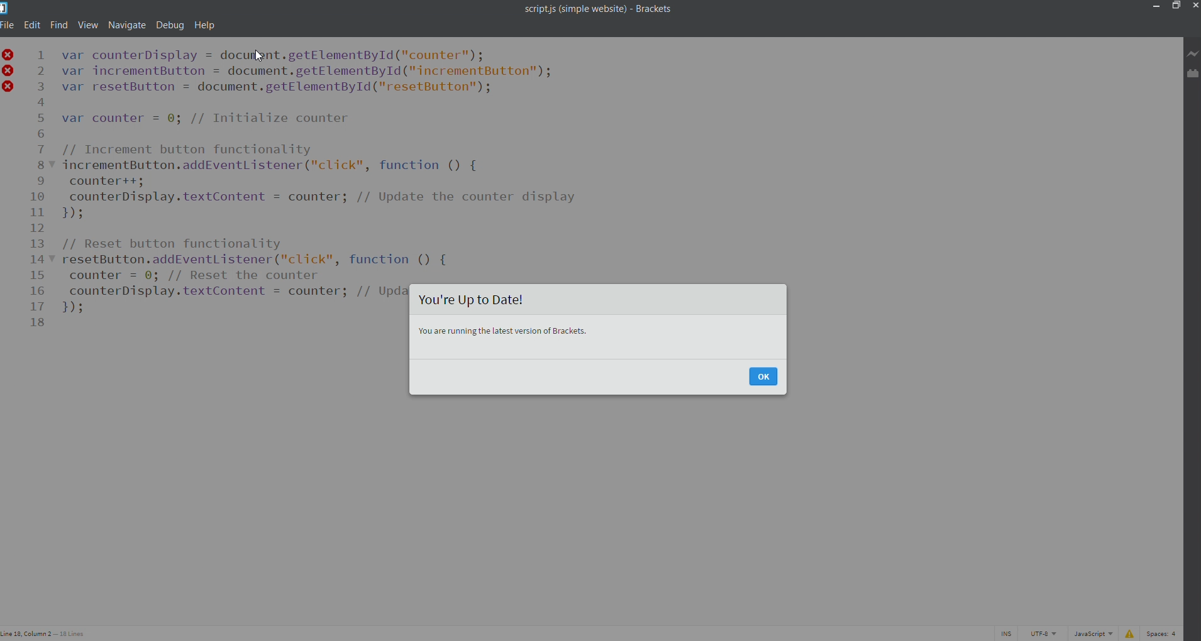  Describe the element at coordinates (1092, 633) in the screenshot. I see `file type` at that location.